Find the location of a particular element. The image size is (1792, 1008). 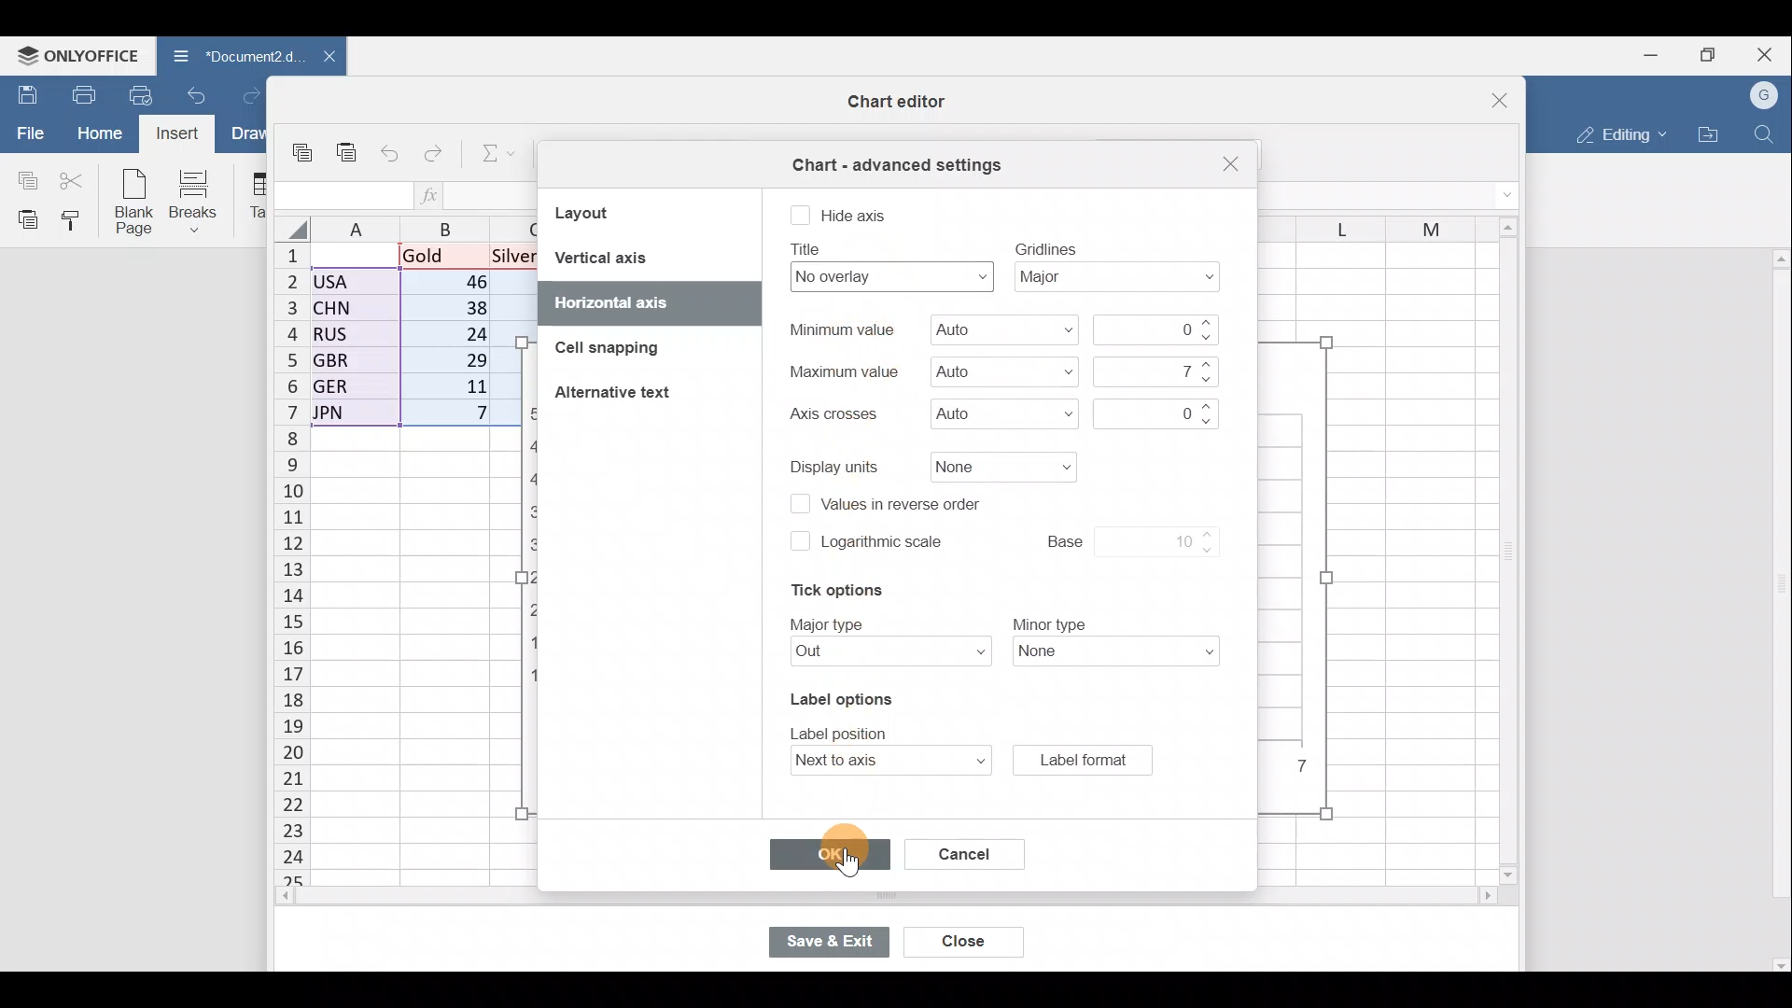

Save is located at coordinates (23, 92).